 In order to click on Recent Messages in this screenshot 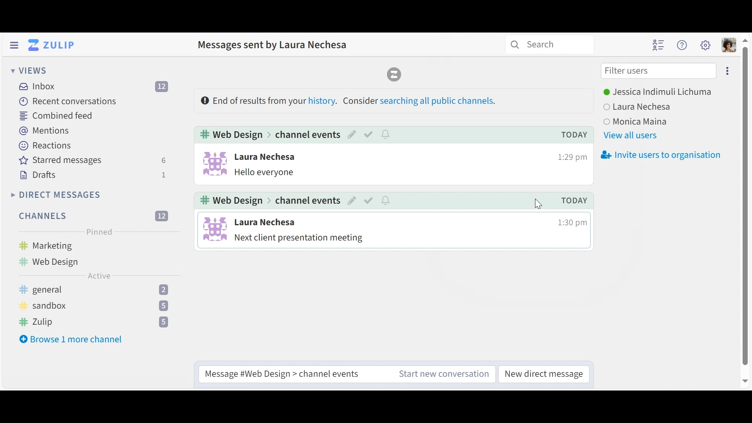, I will do `click(66, 102)`.